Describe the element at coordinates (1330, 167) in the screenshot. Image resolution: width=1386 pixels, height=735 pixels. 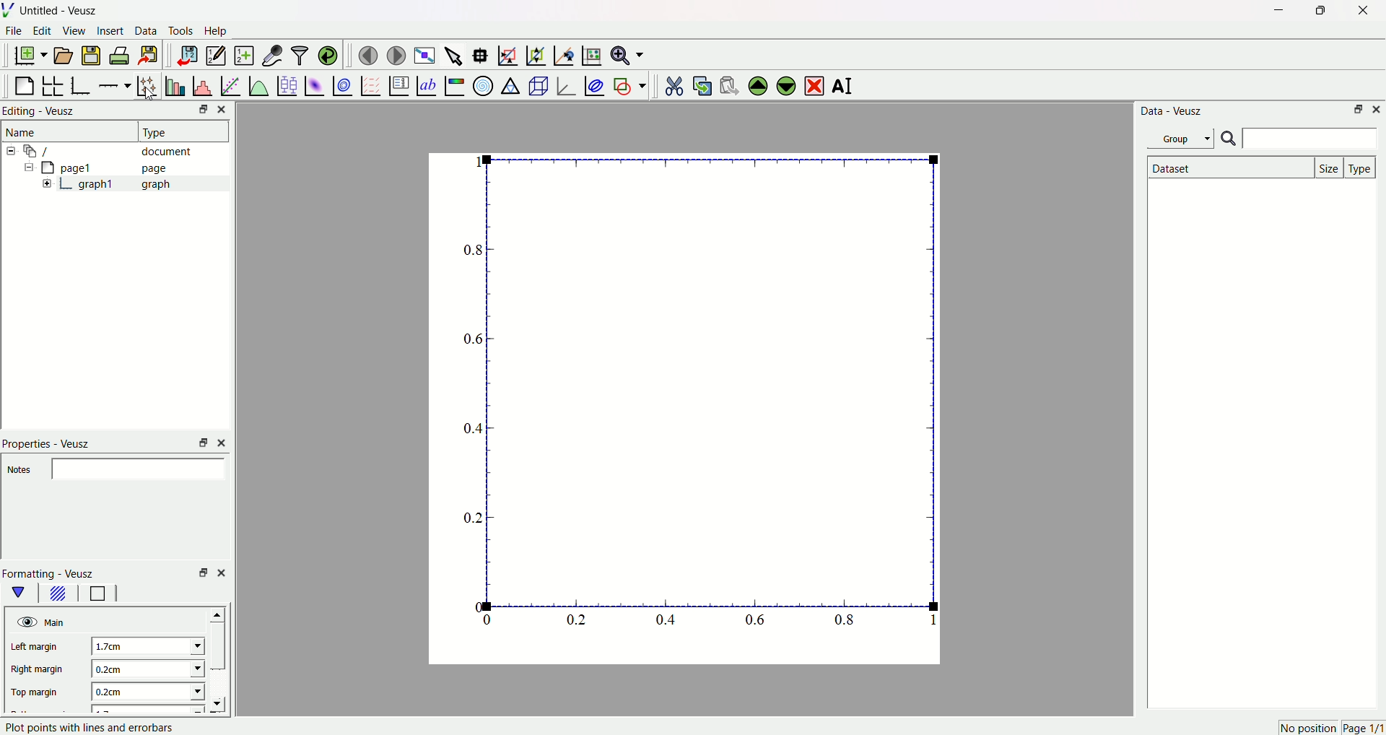
I see `Size` at that location.